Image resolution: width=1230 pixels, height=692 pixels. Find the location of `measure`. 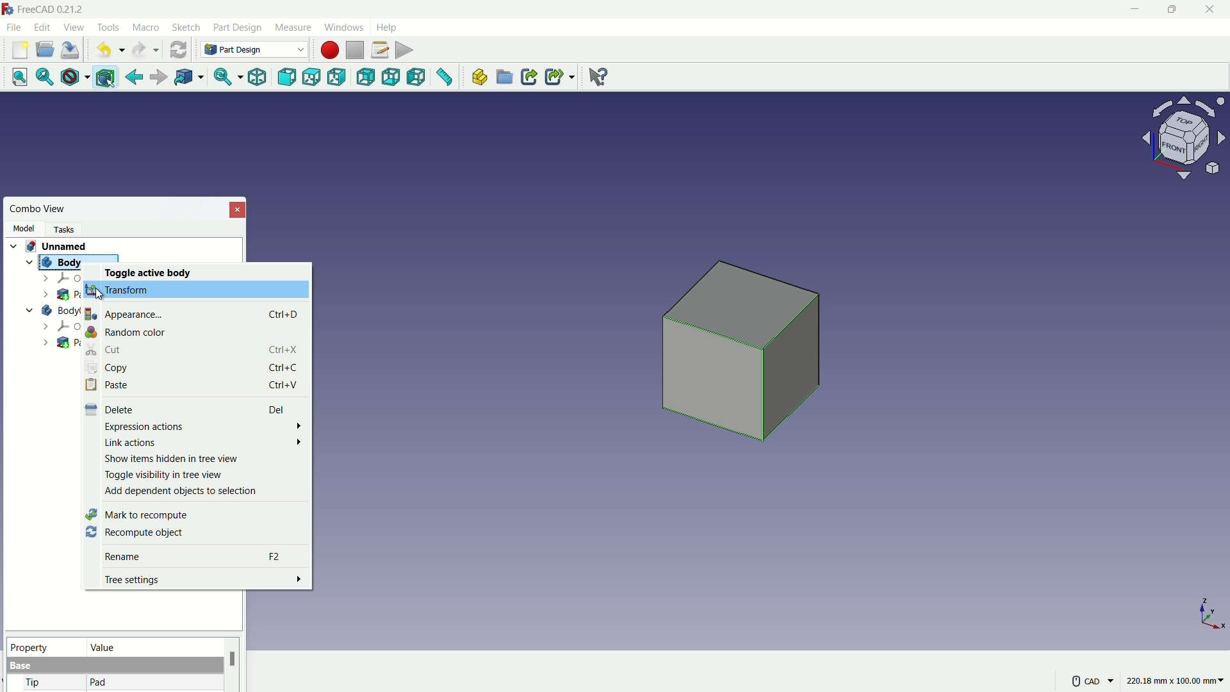

measure is located at coordinates (445, 79).